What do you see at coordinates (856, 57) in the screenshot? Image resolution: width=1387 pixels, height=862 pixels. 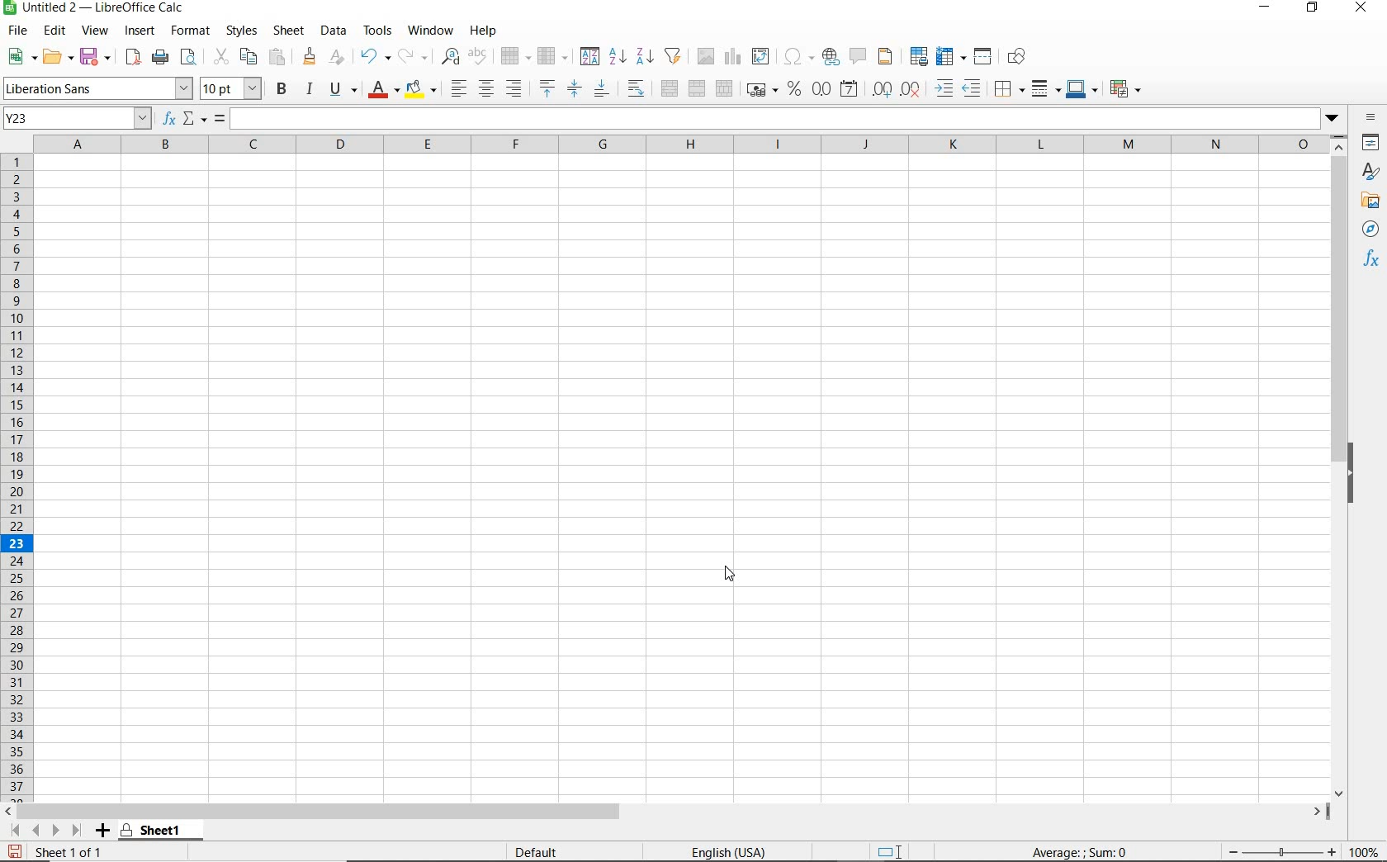 I see `INSERT COMMENT` at bounding box center [856, 57].